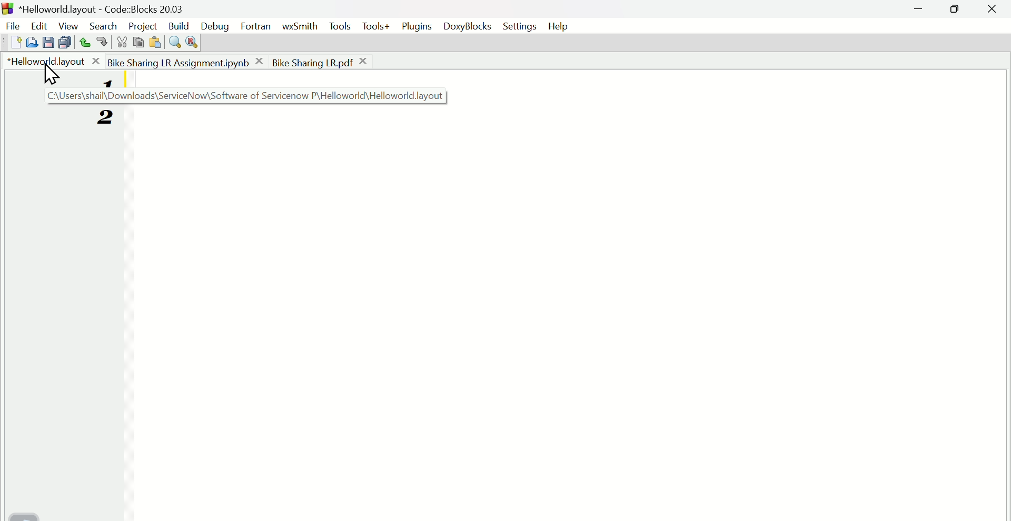  I want to click on Maximise, so click(956, 12).